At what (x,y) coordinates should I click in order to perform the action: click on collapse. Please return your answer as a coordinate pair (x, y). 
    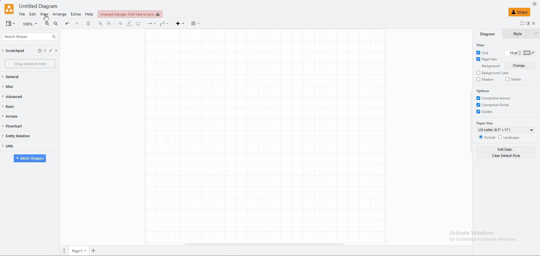
    Looking at the image, I should click on (535, 24).